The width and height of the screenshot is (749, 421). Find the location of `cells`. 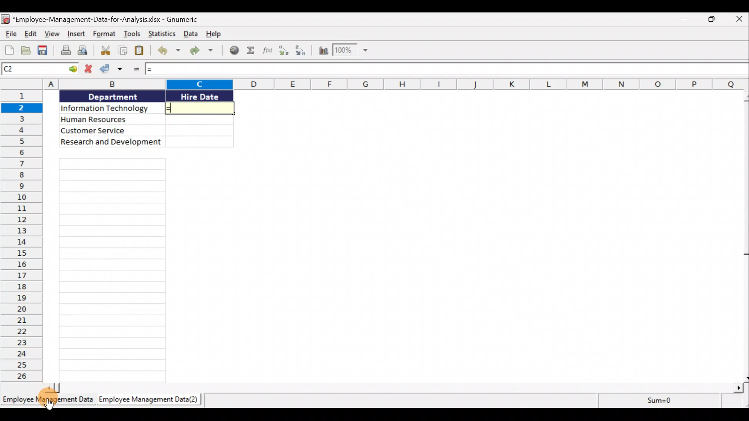

cells is located at coordinates (110, 271).